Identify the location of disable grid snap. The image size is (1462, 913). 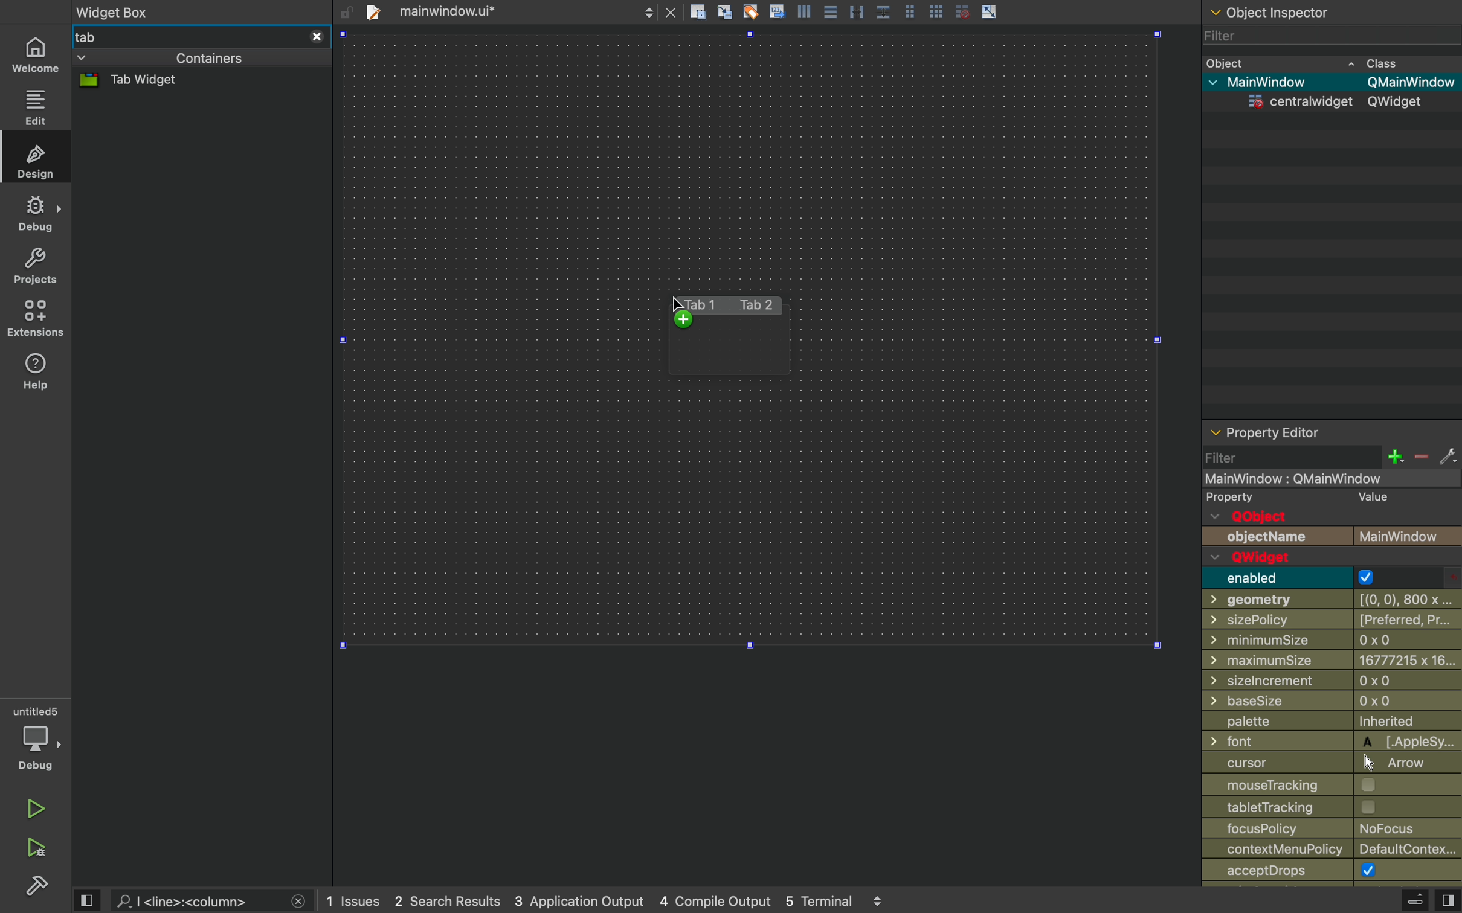
(962, 11).